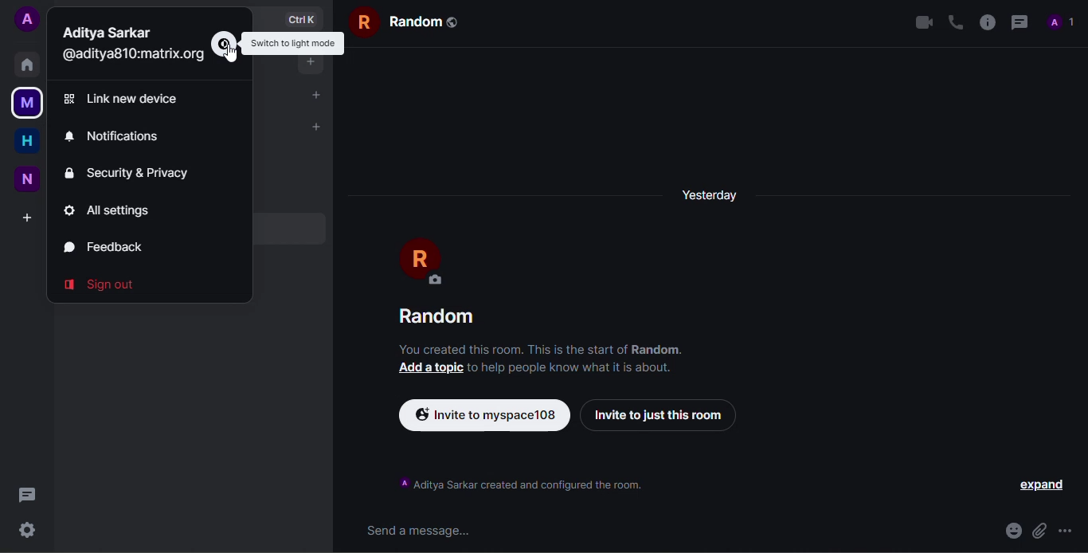 This screenshot has width=1088, height=553. I want to click on add, so click(315, 68).